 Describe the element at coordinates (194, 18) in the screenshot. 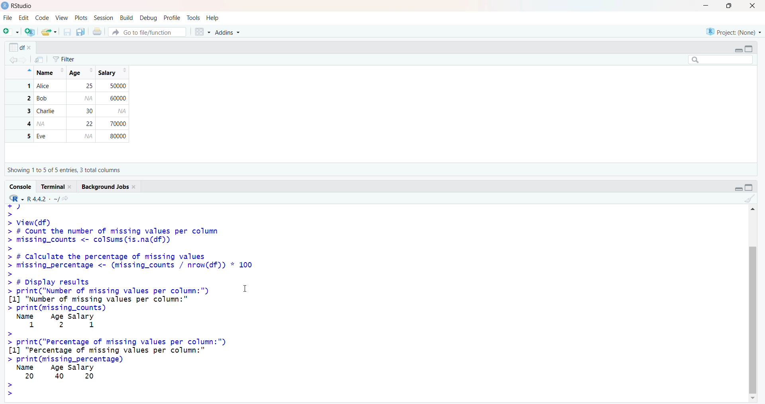

I see `Tools` at that location.